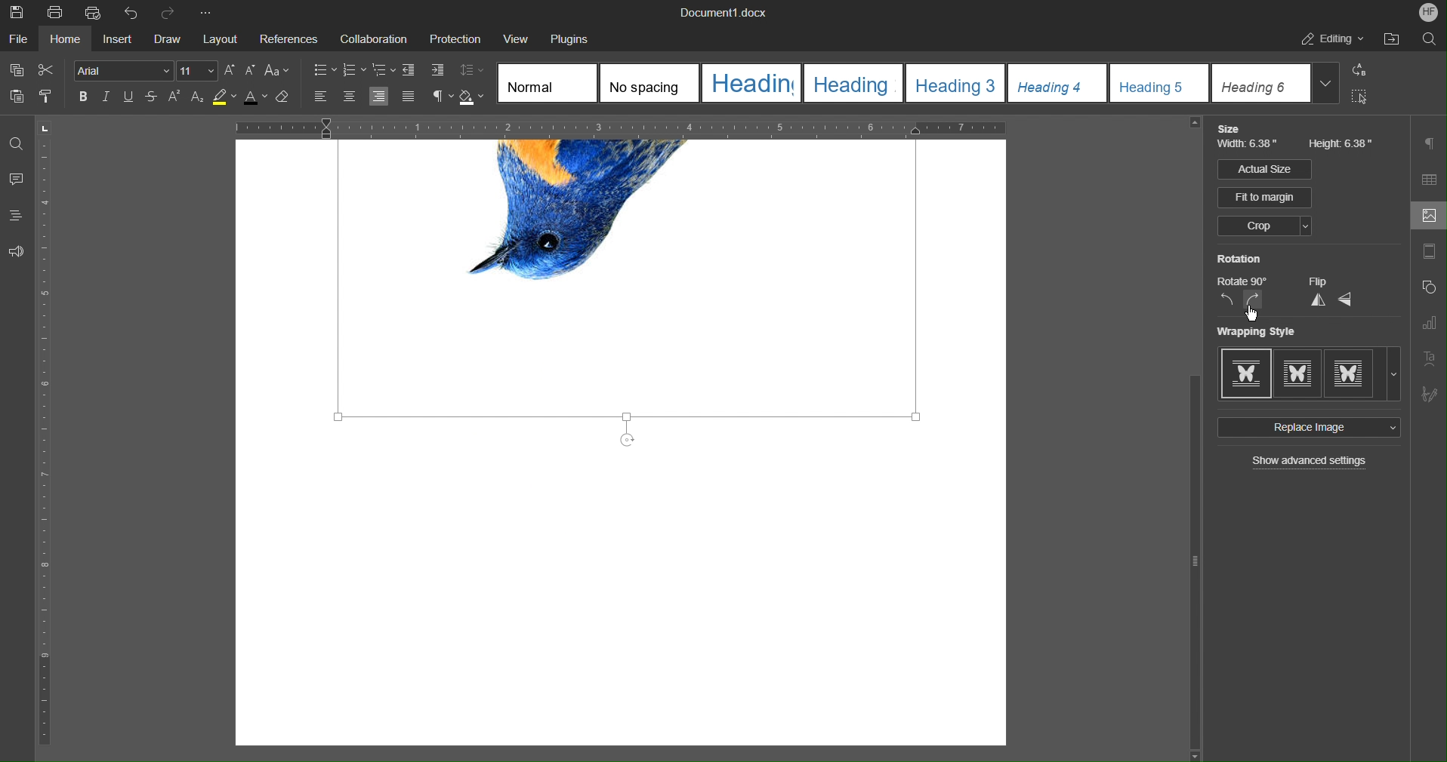 The image size is (1447, 762). I want to click on Cut, so click(48, 70).